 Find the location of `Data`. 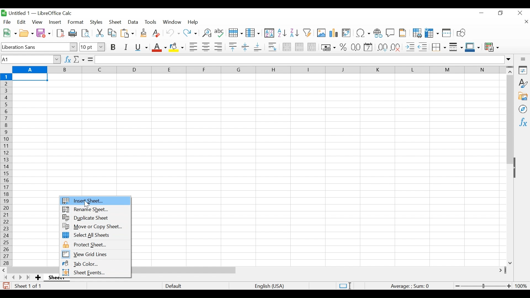

Data is located at coordinates (133, 22).